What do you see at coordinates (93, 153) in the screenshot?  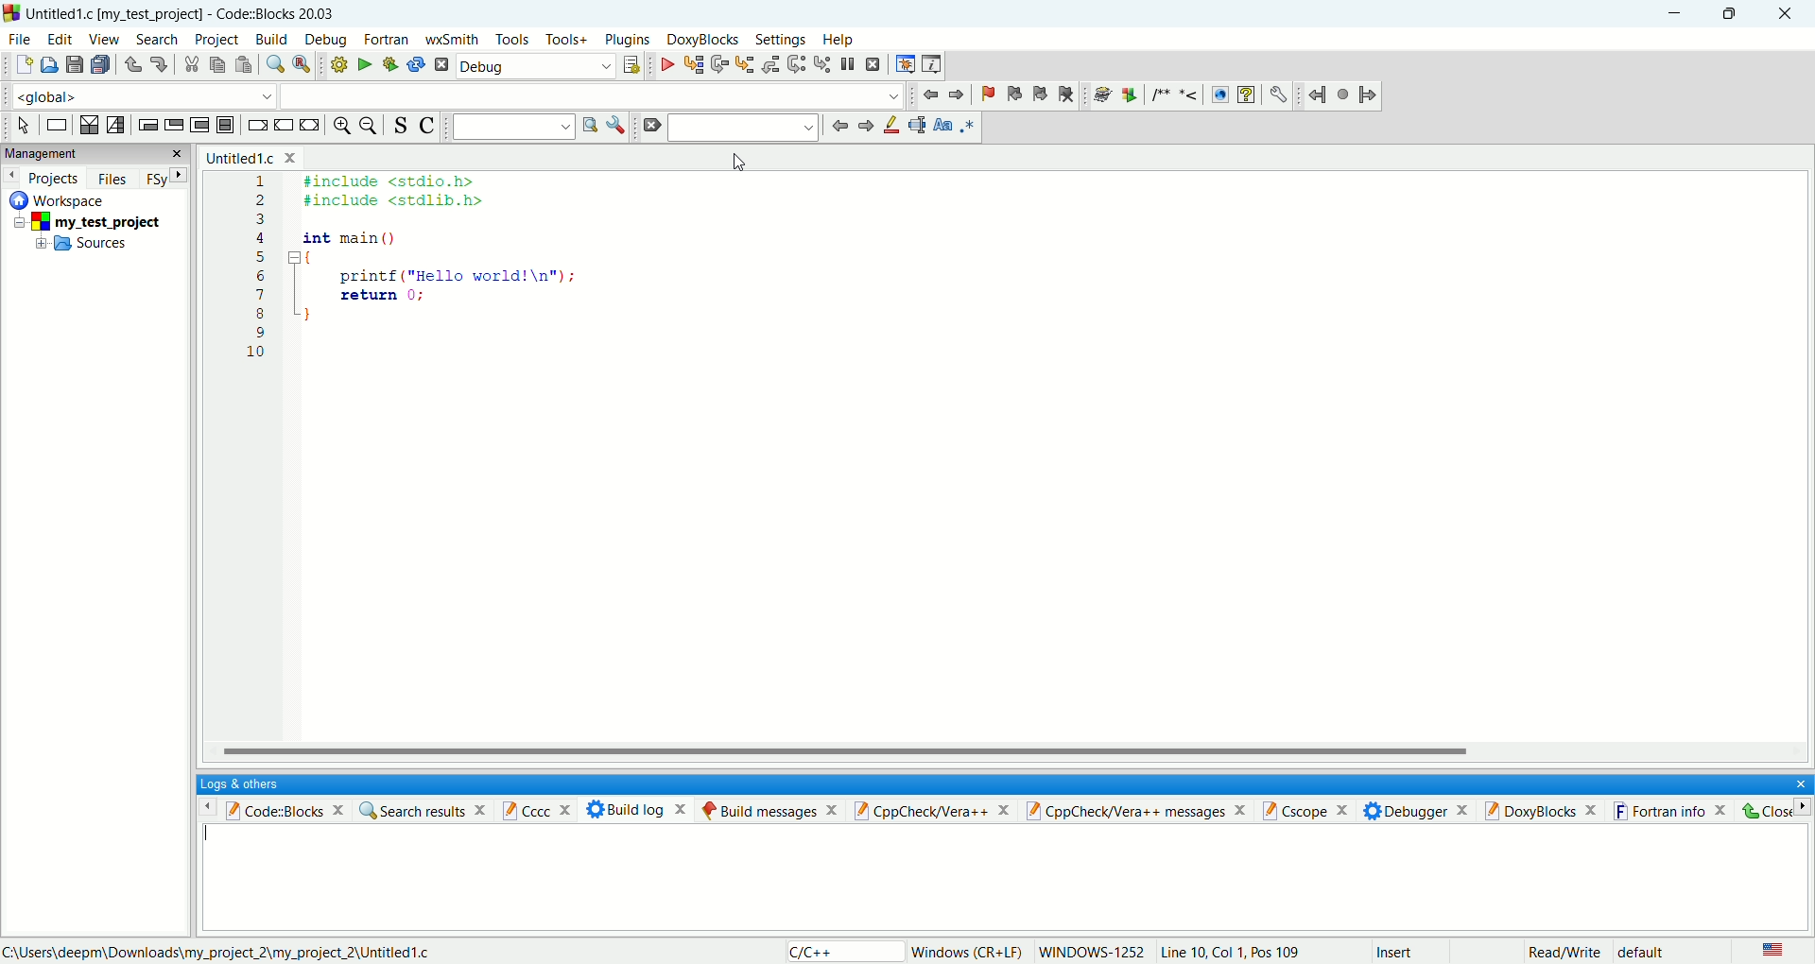 I see `management` at bounding box center [93, 153].